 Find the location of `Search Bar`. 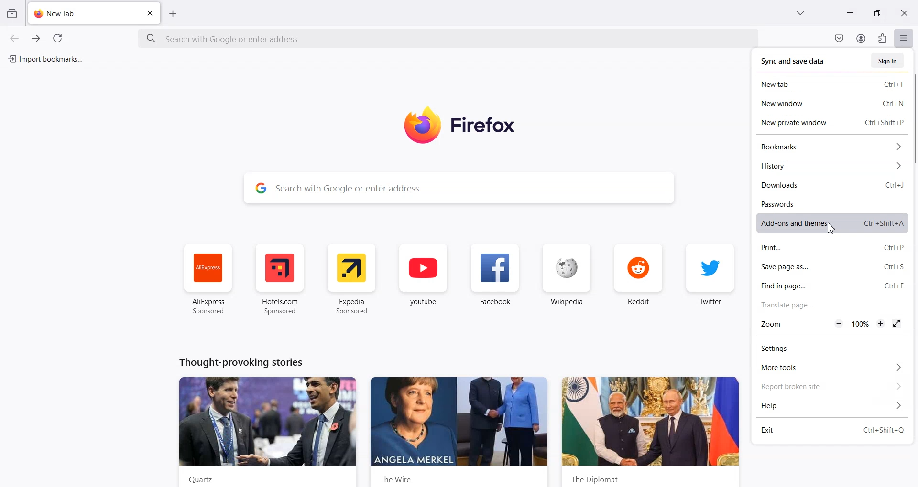

Search Bar is located at coordinates (457, 187).